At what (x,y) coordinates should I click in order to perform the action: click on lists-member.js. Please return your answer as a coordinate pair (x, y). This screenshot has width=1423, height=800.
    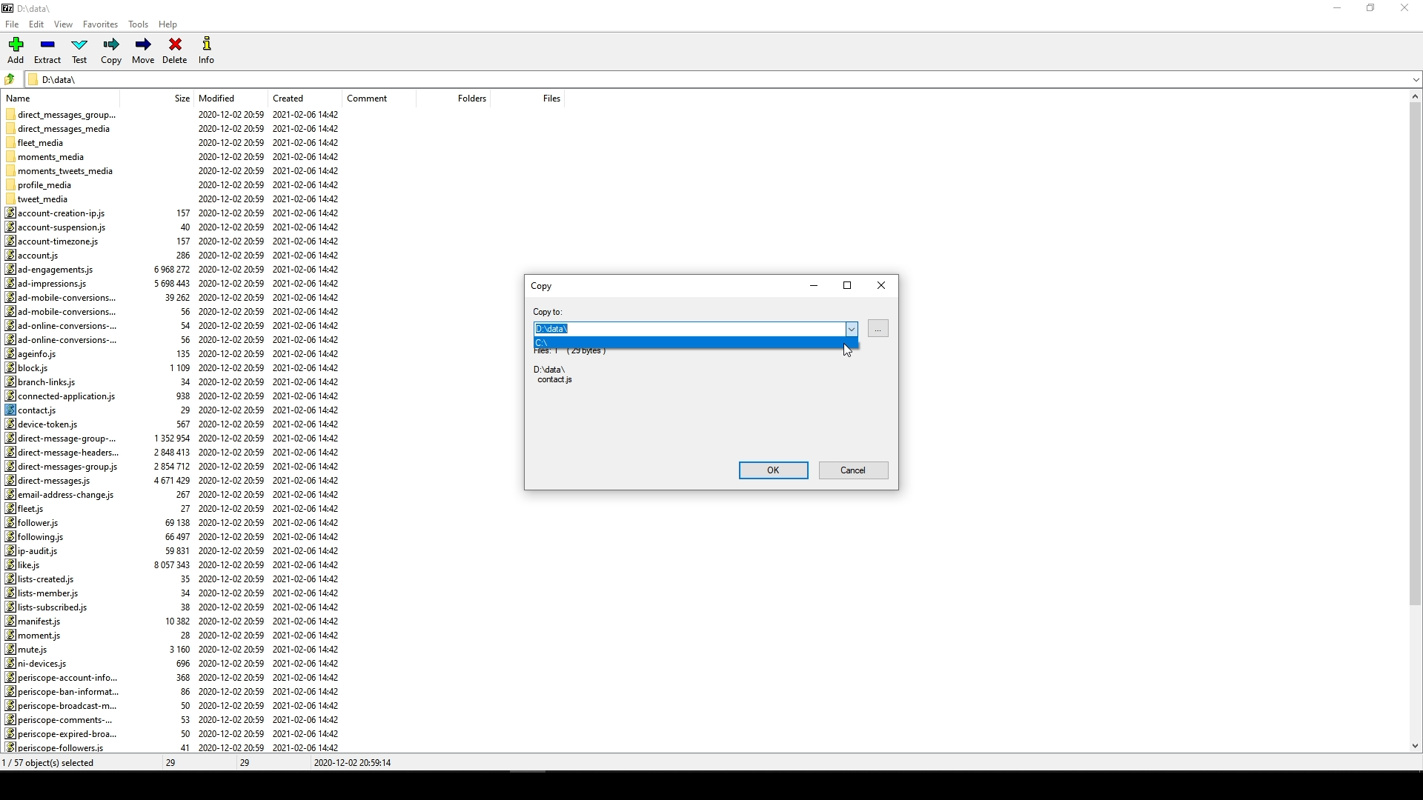
    Looking at the image, I should click on (41, 593).